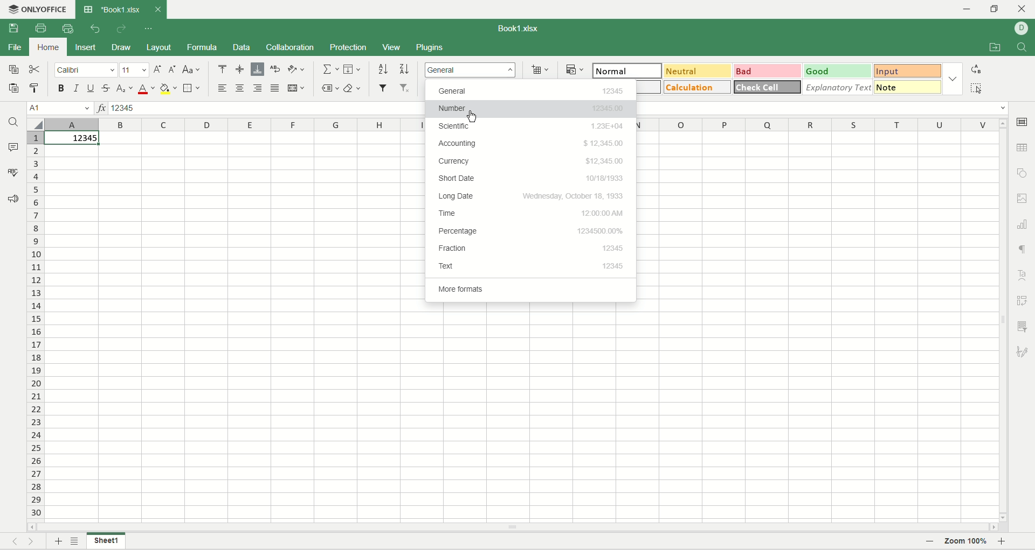  Describe the element at coordinates (1023, 250) in the screenshot. I see `paragraph settings` at that location.